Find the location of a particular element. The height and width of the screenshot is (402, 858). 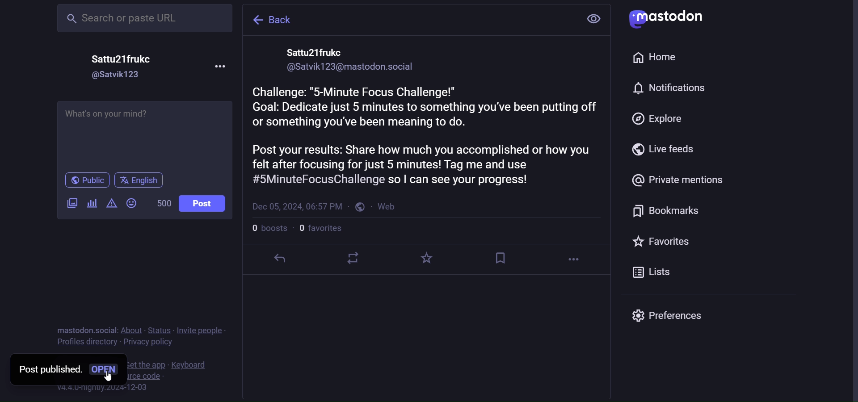

home is located at coordinates (657, 57).